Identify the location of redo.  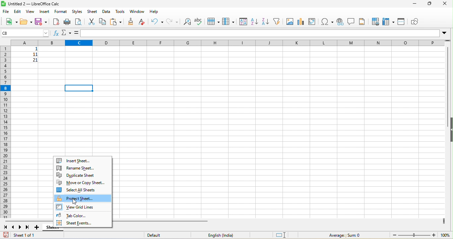
(171, 22).